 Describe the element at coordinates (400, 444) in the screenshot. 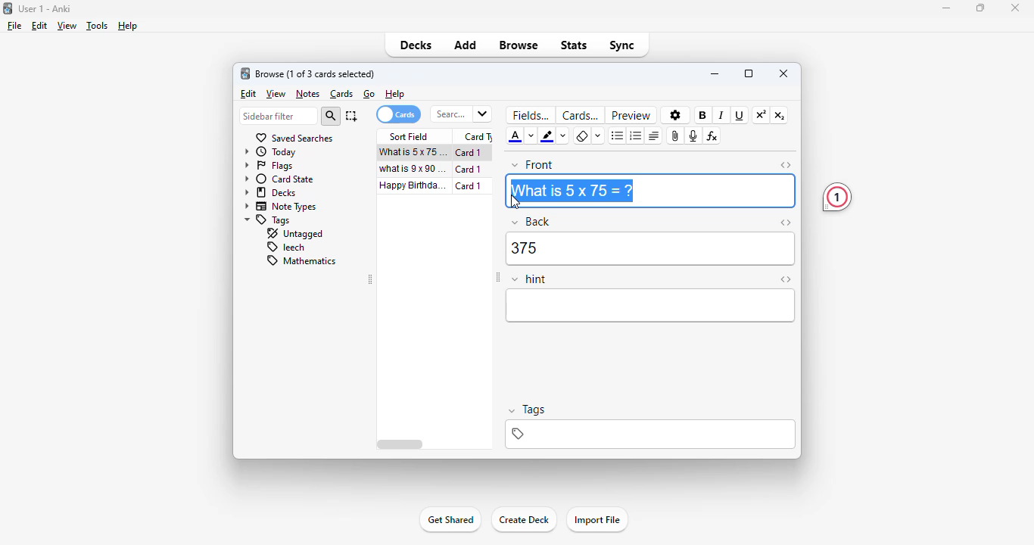

I see `horizontal scroll bar` at that location.